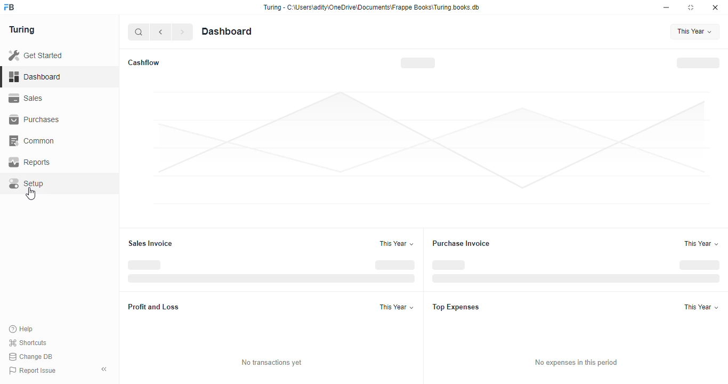 Image resolution: width=728 pixels, height=384 pixels. Describe the element at coordinates (455, 307) in the screenshot. I see `Top Expenses` at that location.